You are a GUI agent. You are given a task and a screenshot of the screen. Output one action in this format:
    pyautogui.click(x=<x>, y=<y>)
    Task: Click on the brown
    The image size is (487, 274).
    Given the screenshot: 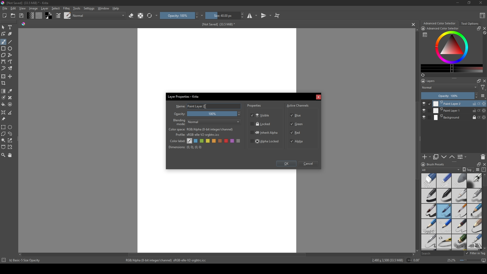 What is the action you would take?
    pyautogui.click(x=221, y=141)
    